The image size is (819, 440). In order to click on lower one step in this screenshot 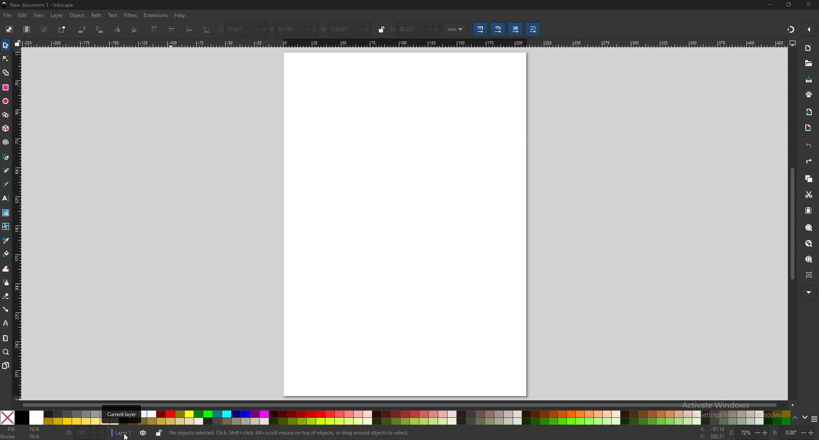, I will do `click(189, 29)`.